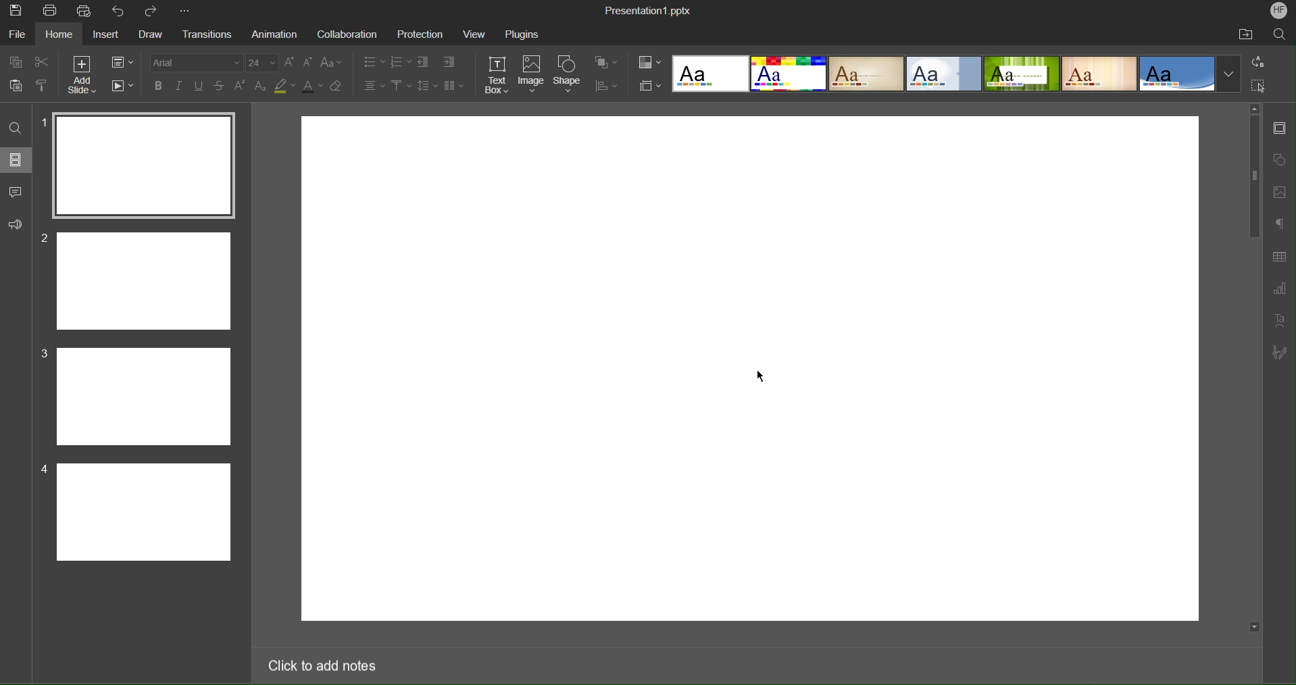  Describe the element at coordinates (1278, 256) in the screenshot. I see `Table Settings` at that location.